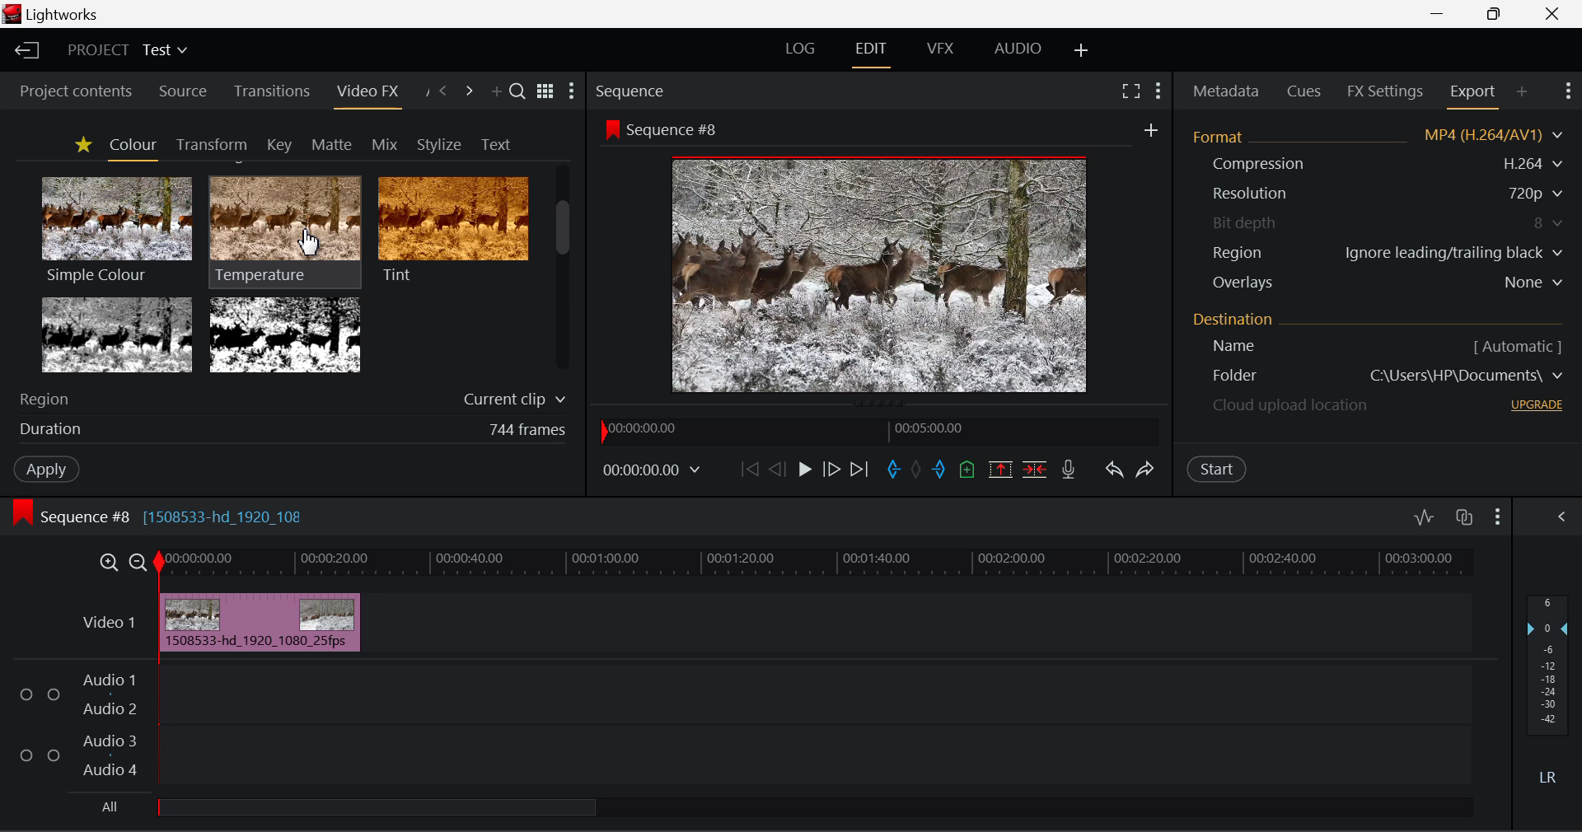 Image resolution: width=1582 pixels, height=832 pixels. Describe the element at coordinates (654, 470) in the screenshot. I see `00:00:00.00` at that location.